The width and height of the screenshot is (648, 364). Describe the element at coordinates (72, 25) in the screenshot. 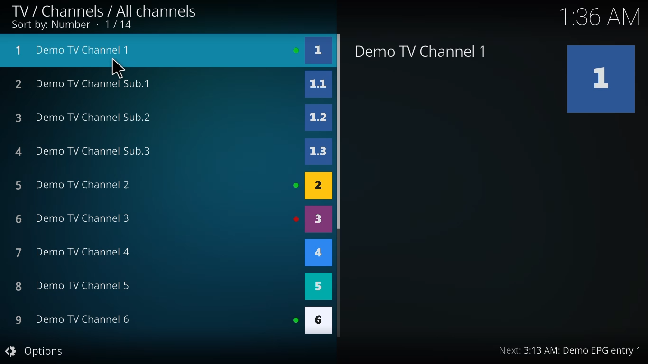

I see `sort by number` at that location.